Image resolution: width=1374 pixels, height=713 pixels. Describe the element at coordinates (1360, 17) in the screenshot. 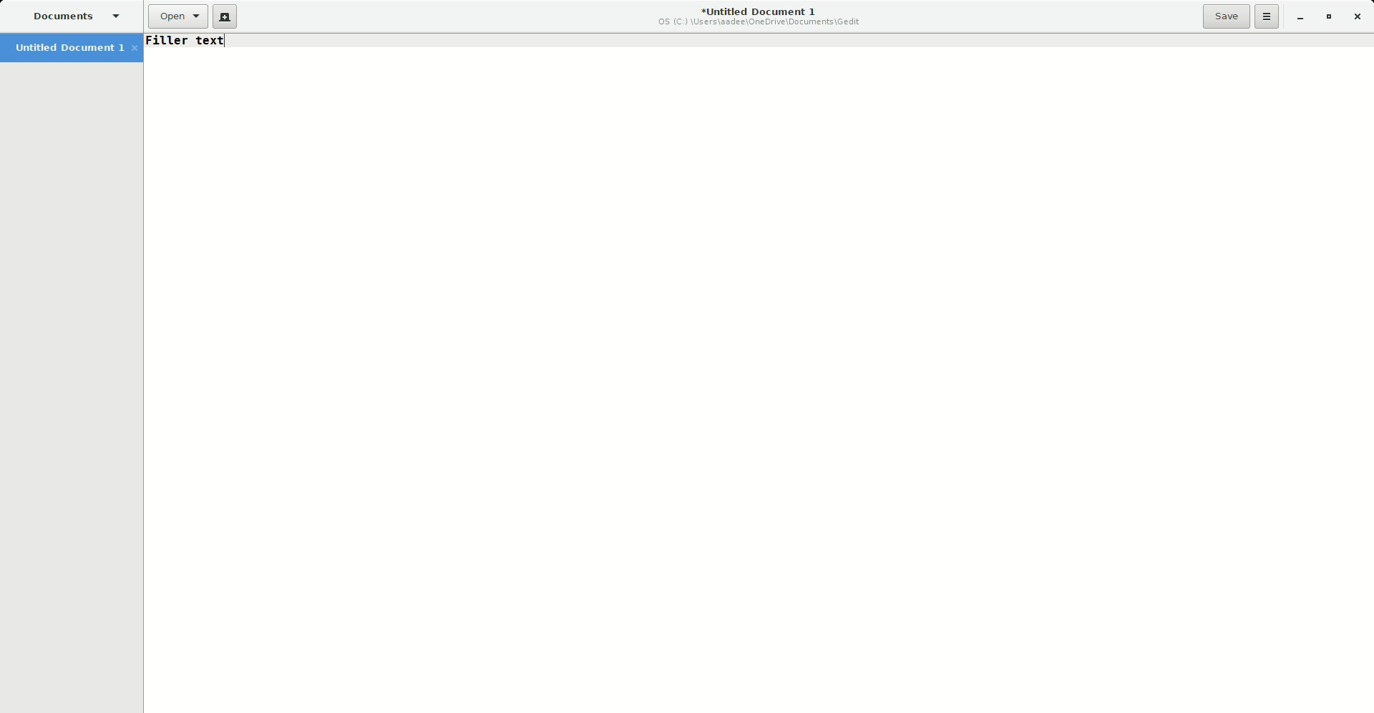

I see `Close` at that location.